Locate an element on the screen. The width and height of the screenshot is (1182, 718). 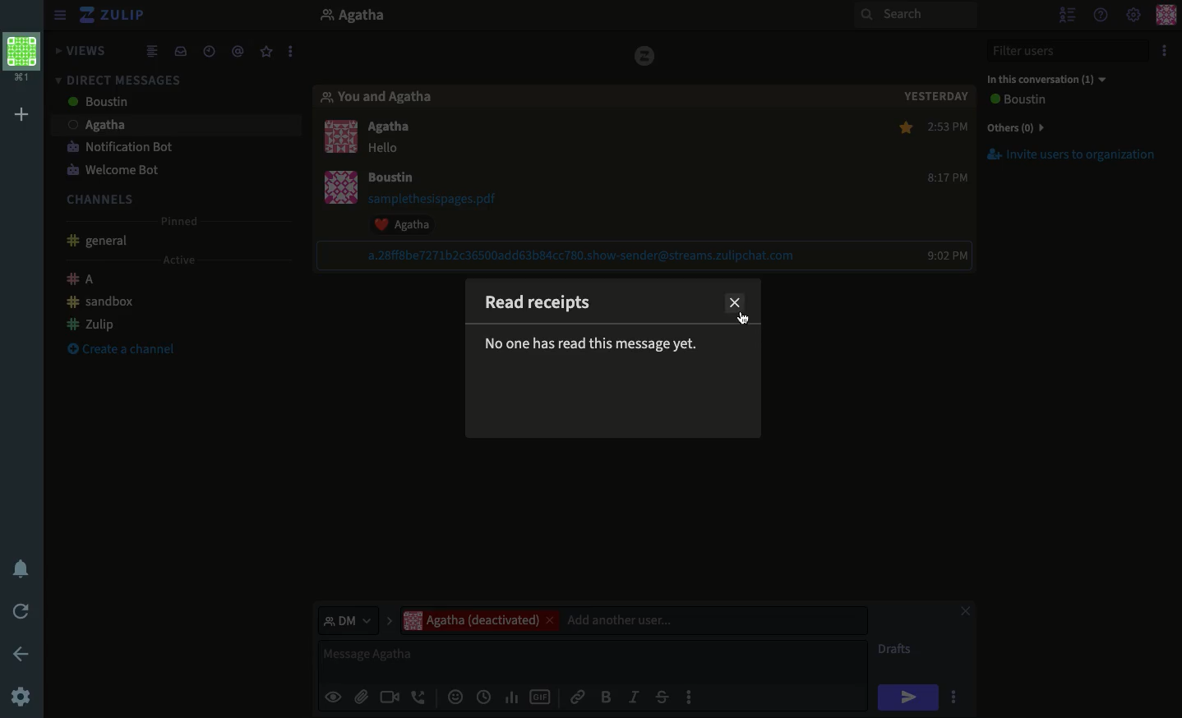
Feed is located at coordinates (155, 50).